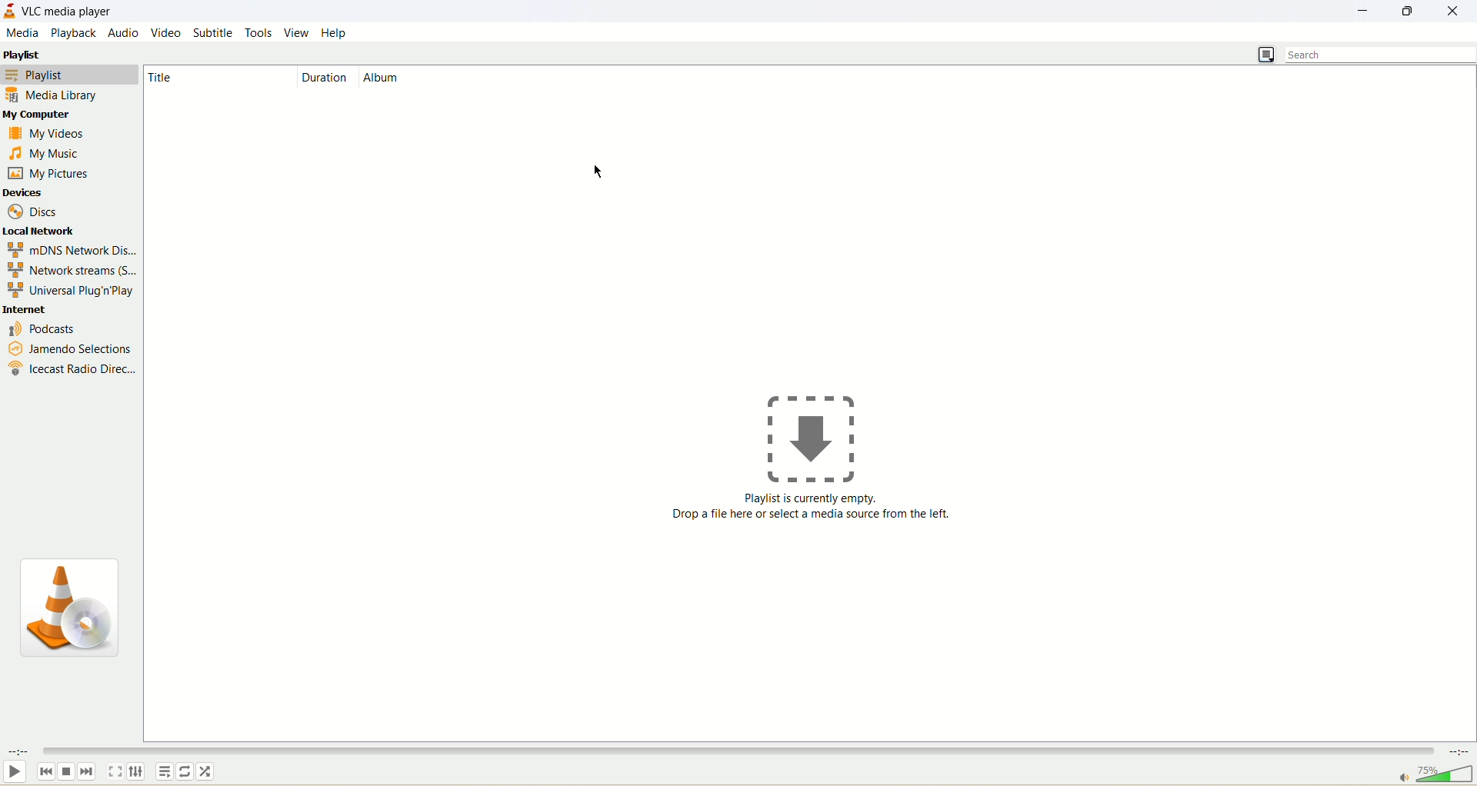 The width and height of the screenshot is (1477, 786). Describe the element at coordinates (294, 33) in the screenshot. I see `view` at that location.